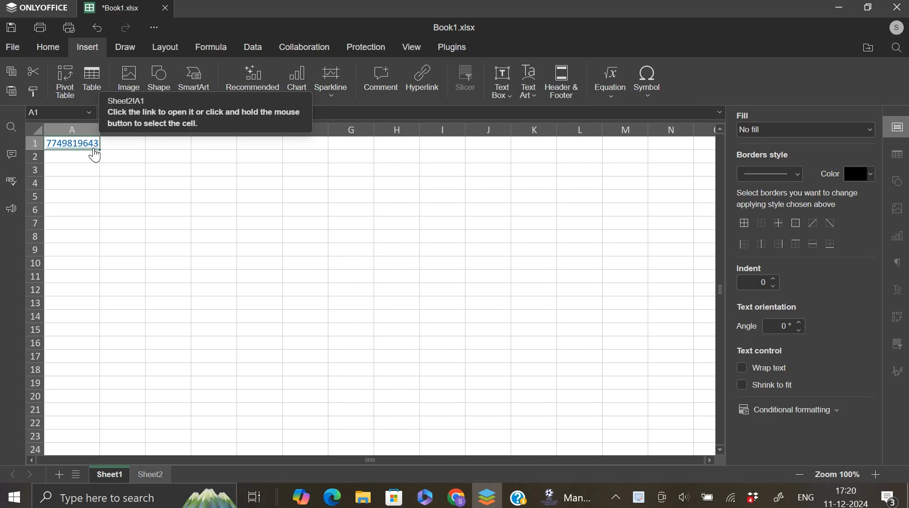 This screenshot has width=909, height=508. Describe the element at coordinates (166, 47) in the screenshot. I see `layout` at that location.